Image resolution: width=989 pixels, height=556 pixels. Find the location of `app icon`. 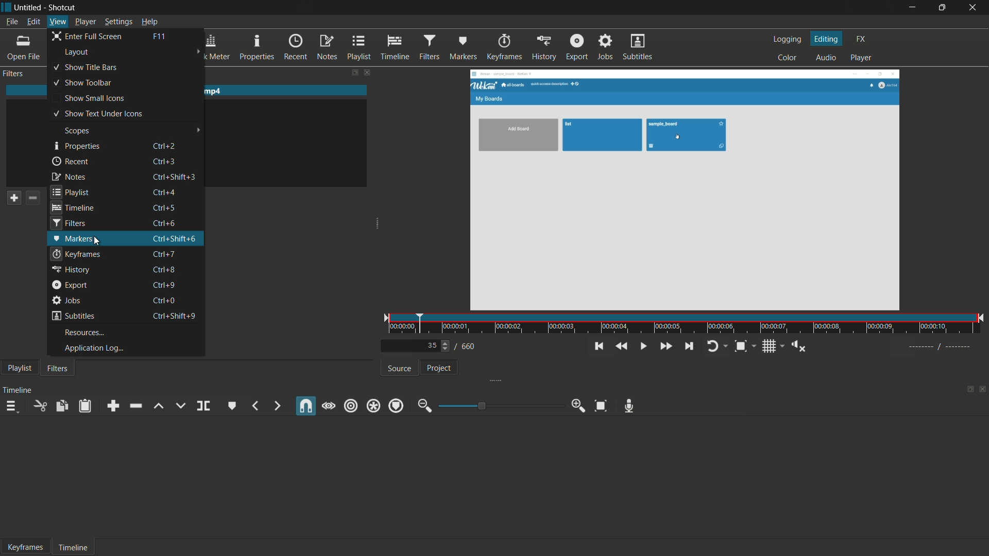

app icon is located at coordinates (6, 7).